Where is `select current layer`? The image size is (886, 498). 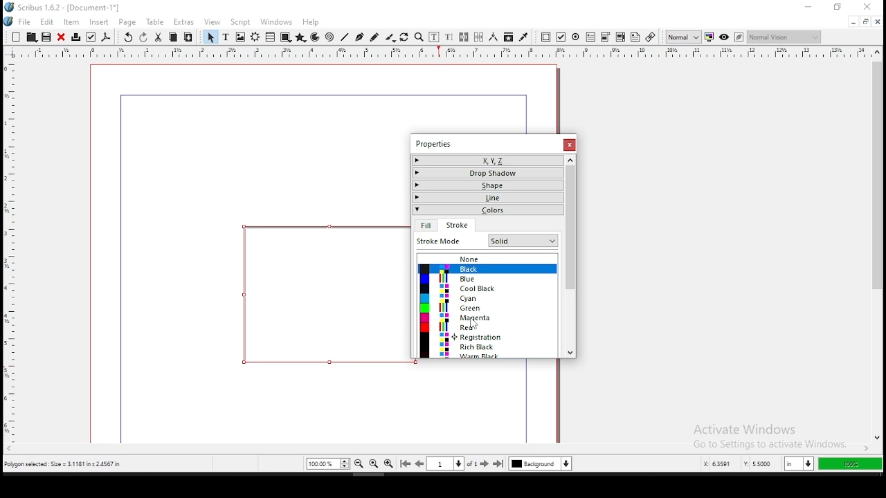
select current layer is located at coordinates (540, 463).